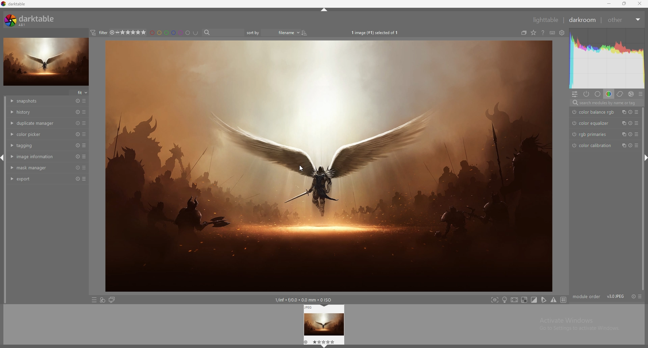  Describe the element at coordinates (38, 123) in the screenshot. I see `duplicate manager` at that location.